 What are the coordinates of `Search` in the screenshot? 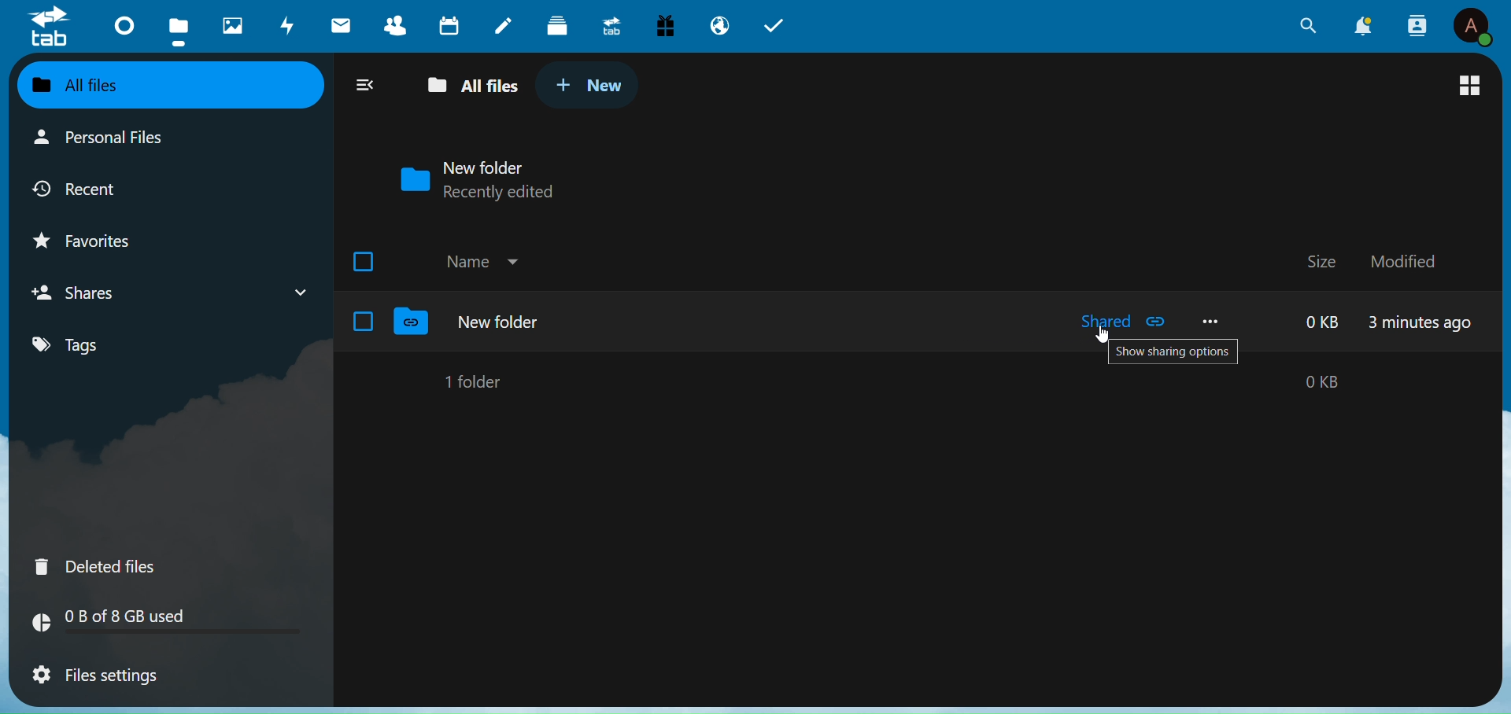 It's located at (1305, 27).